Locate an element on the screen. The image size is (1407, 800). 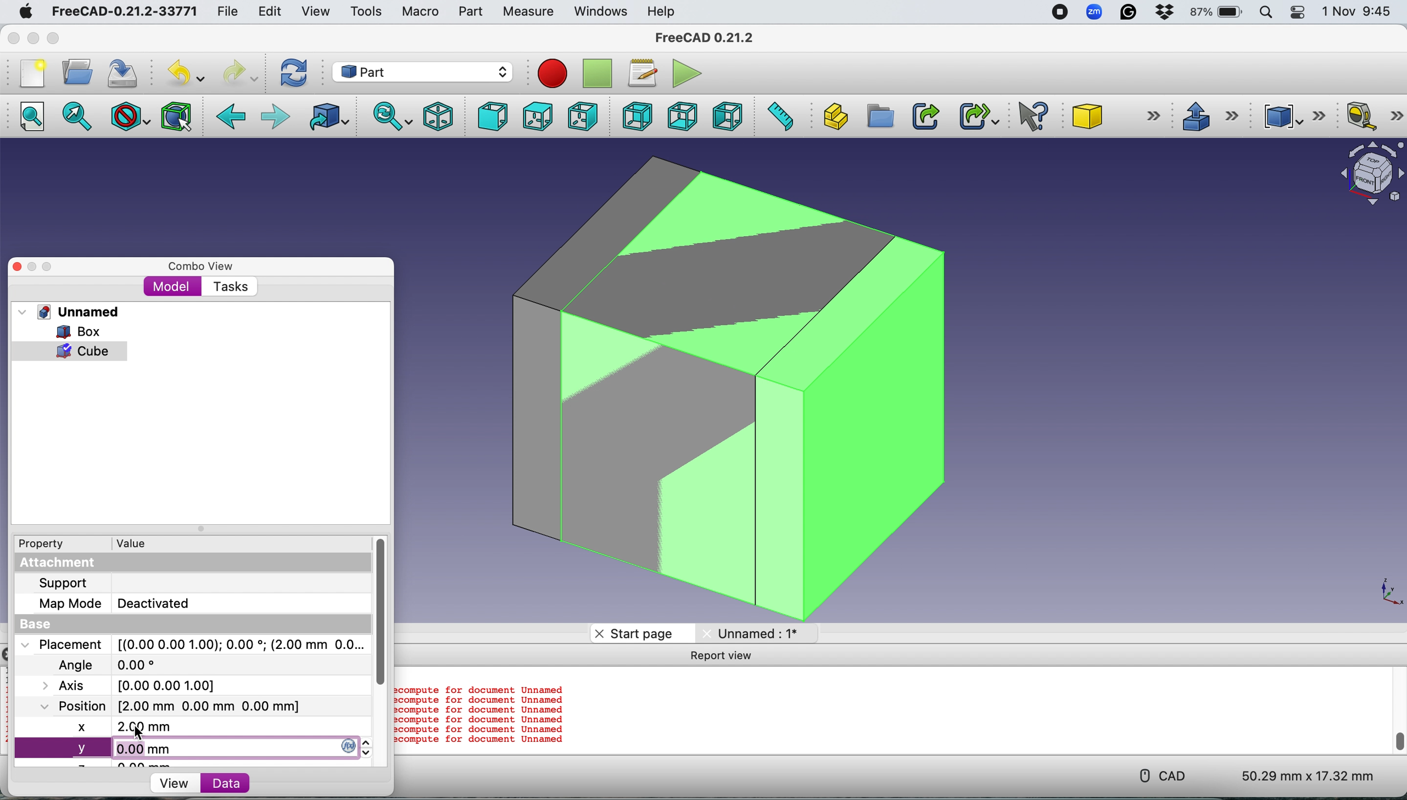
vertical scroll bar is located at coordinates (1395, 709).